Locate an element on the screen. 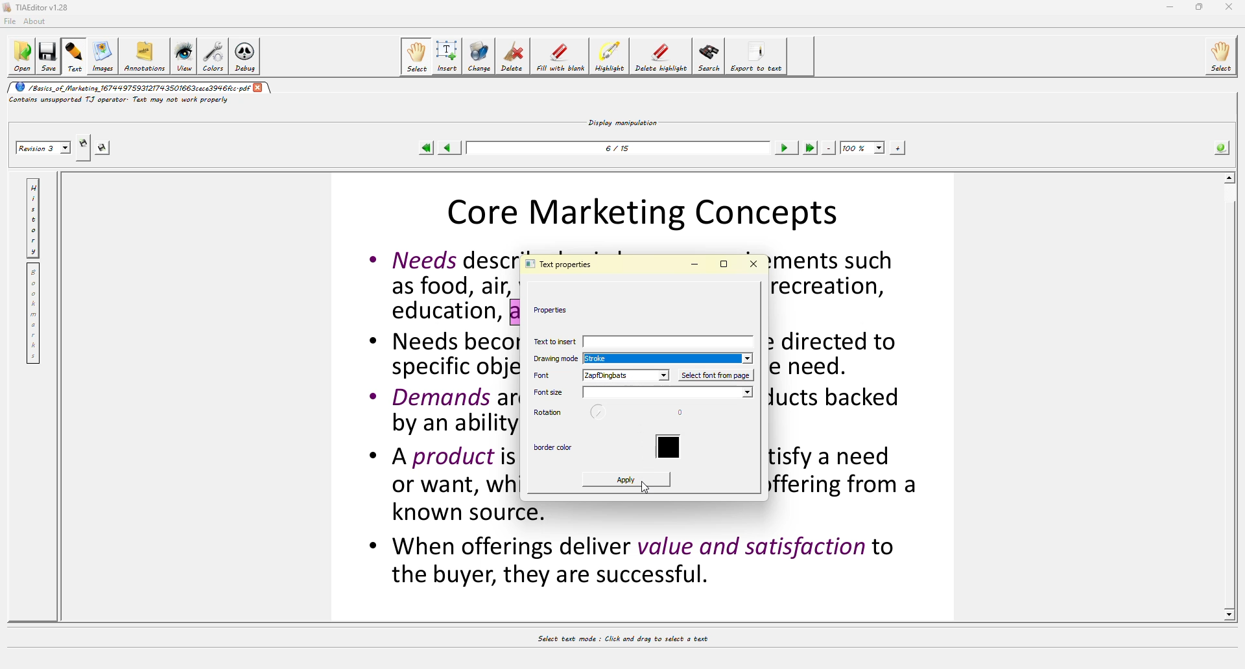  100% is located at coordinates (862, 147).